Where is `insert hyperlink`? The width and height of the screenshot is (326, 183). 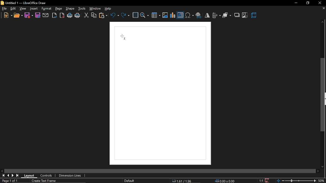
insert hyperlink is located at coordinates (198, 16).